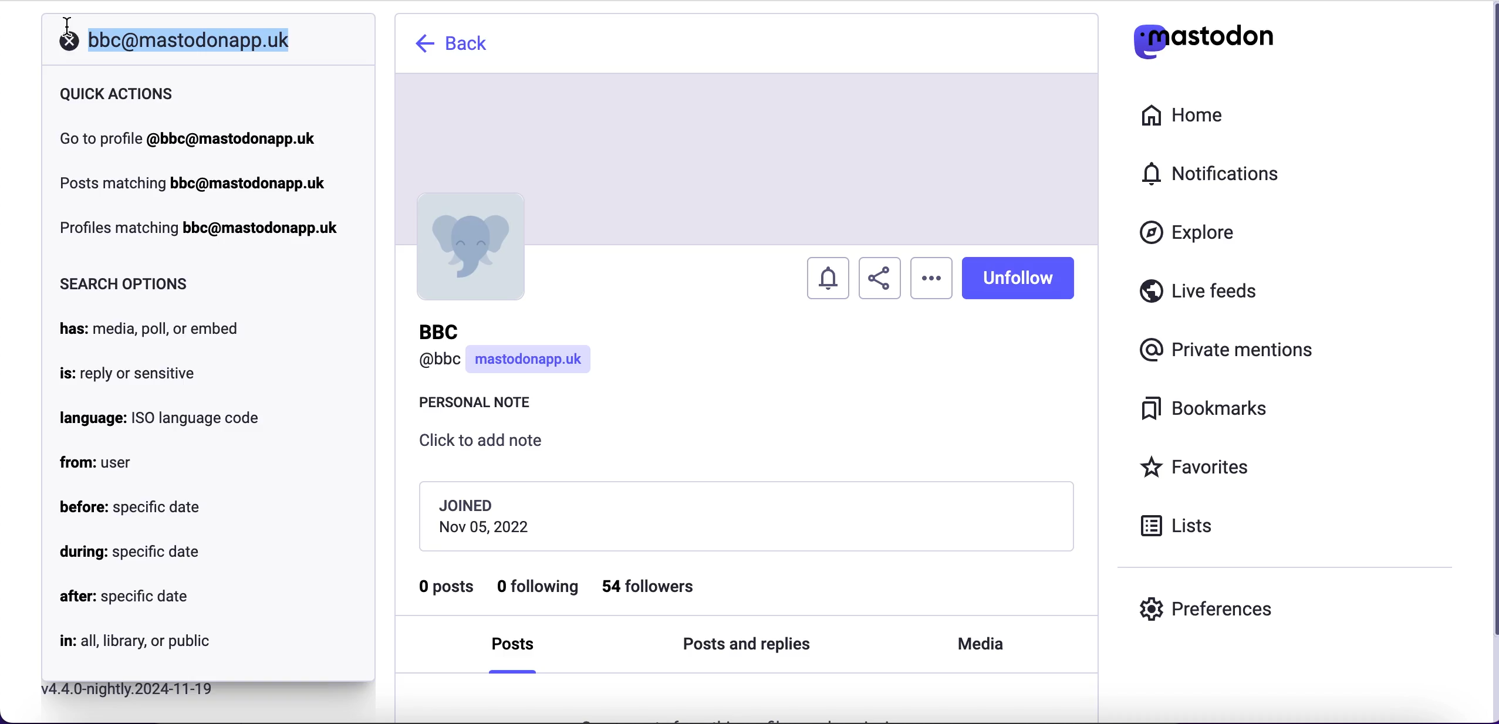 This screenshot has height=724, width=1499. What do you see at coordinates (187, 40) in the screenshot?
I see `selected` at bounding box center [187, 40].